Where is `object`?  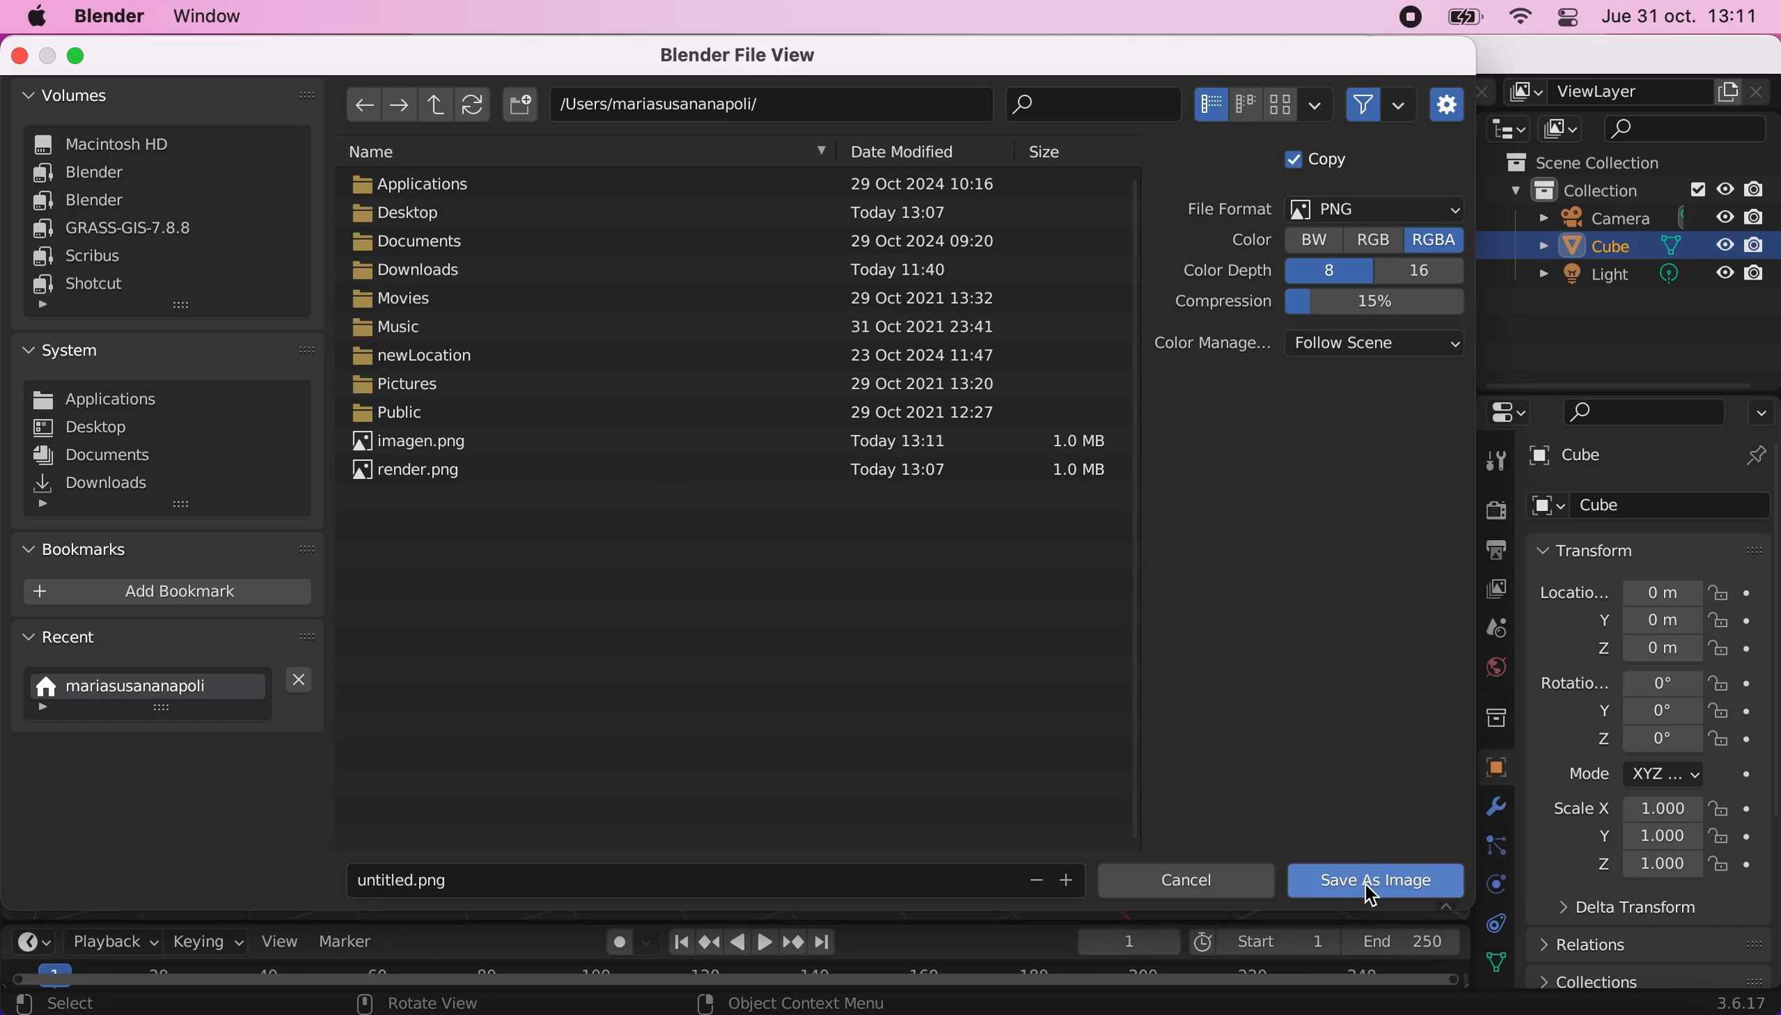 object is located at coordinates (1496, 768).